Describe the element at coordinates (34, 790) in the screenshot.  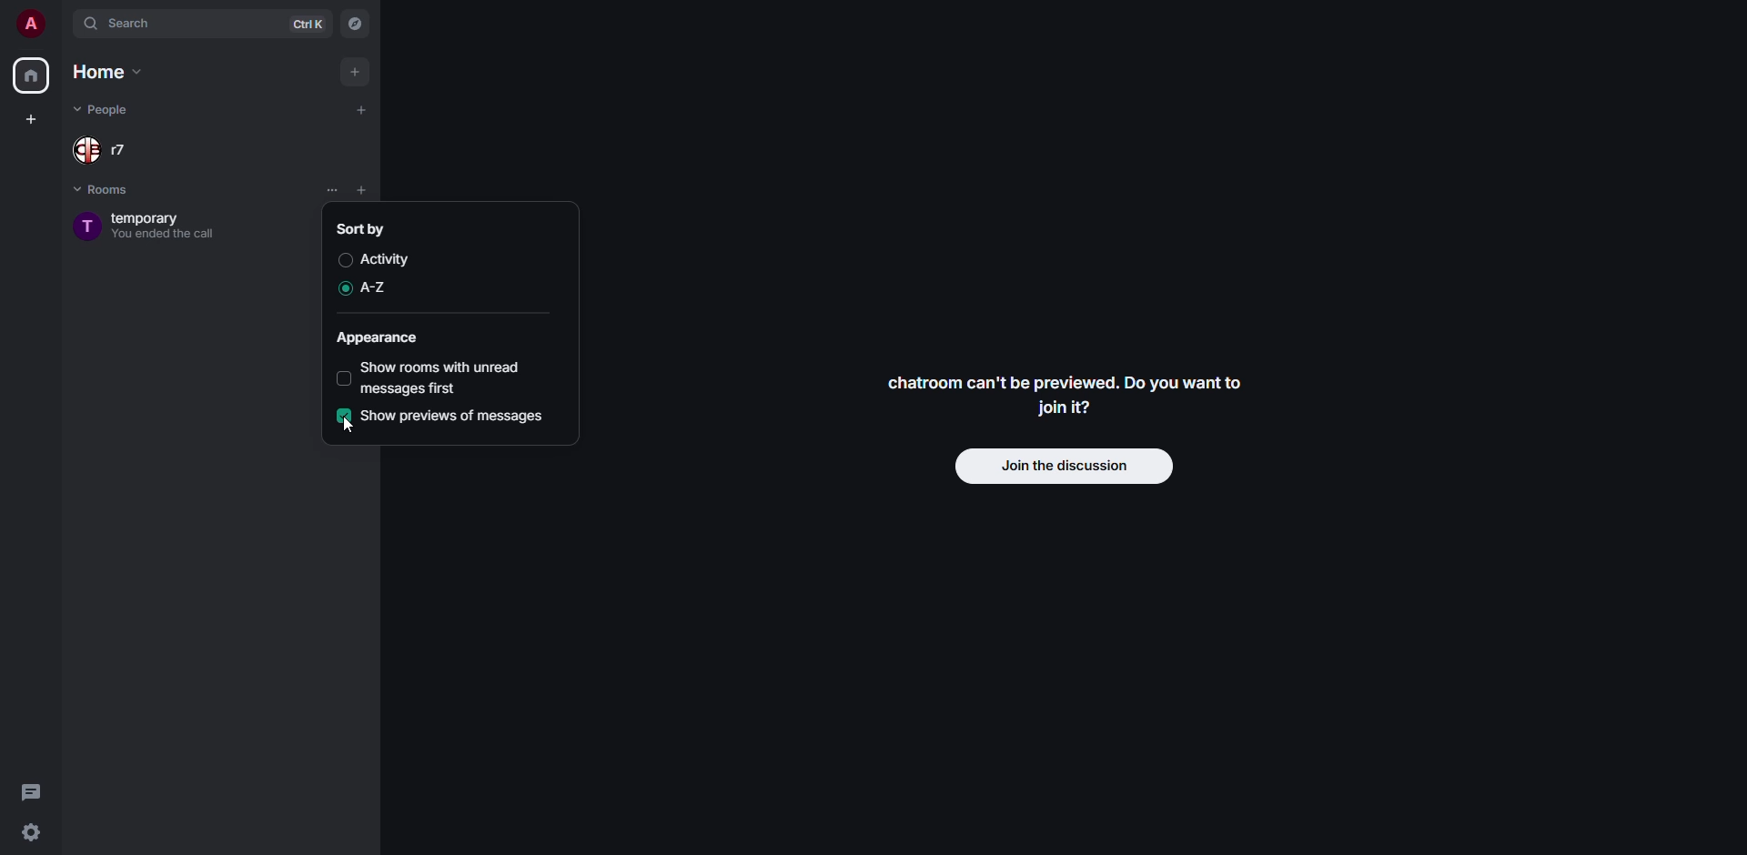
I see `threads` at that location.